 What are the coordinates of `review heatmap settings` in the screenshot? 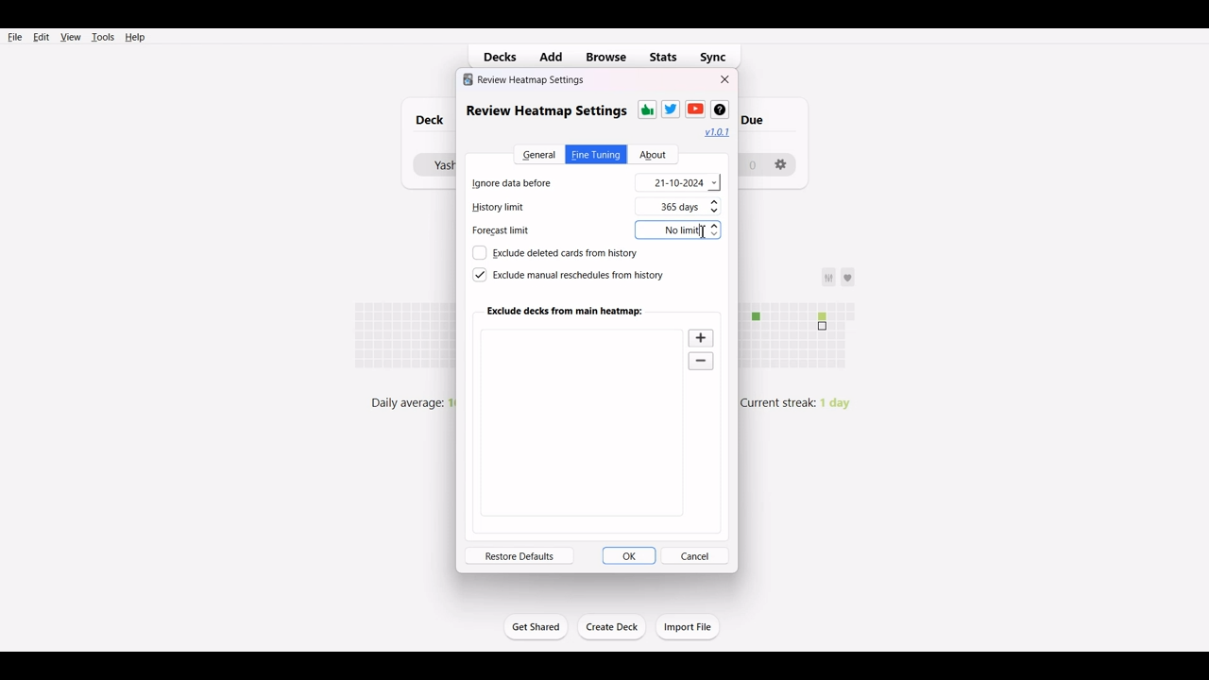 It's located at (524, 79).